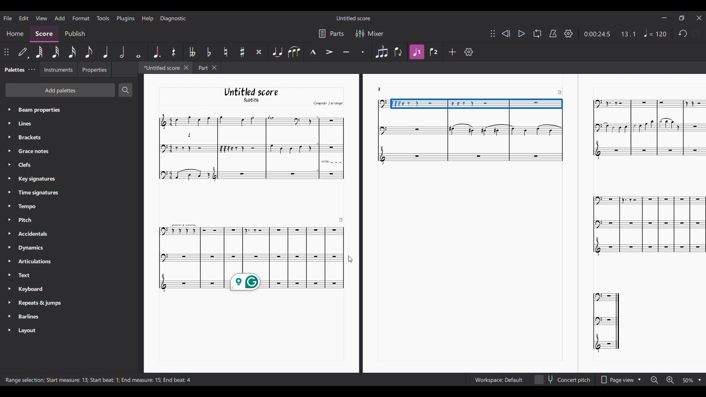  What do you see at coordinates (364, 51) in the screenshot?
I see `Staccato ` at bounding box center [364, 51].